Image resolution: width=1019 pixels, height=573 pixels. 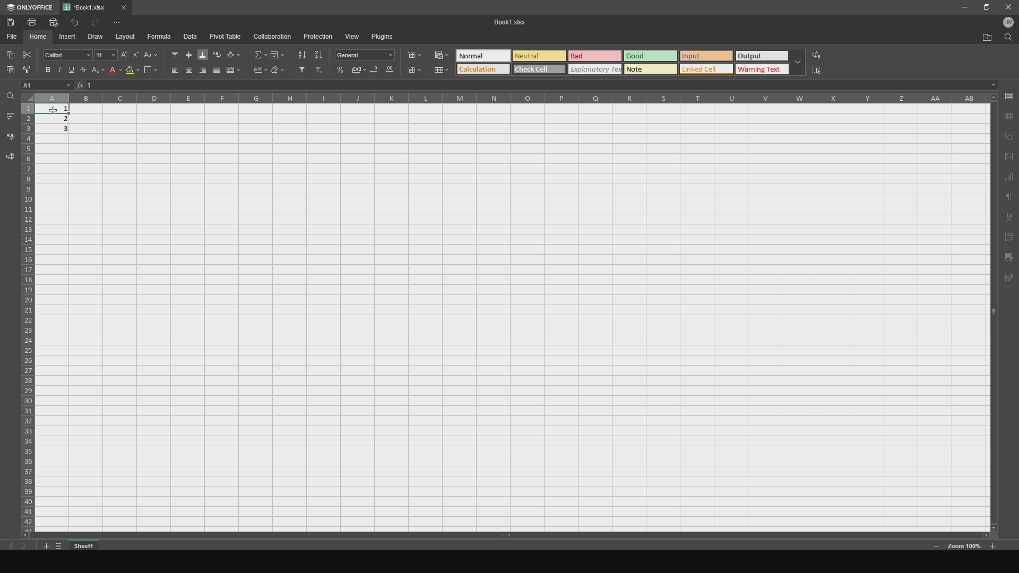 What do you see at coordinates (300, 71) in the screenshot?
I see `filter` at bounding box center [300, 71].